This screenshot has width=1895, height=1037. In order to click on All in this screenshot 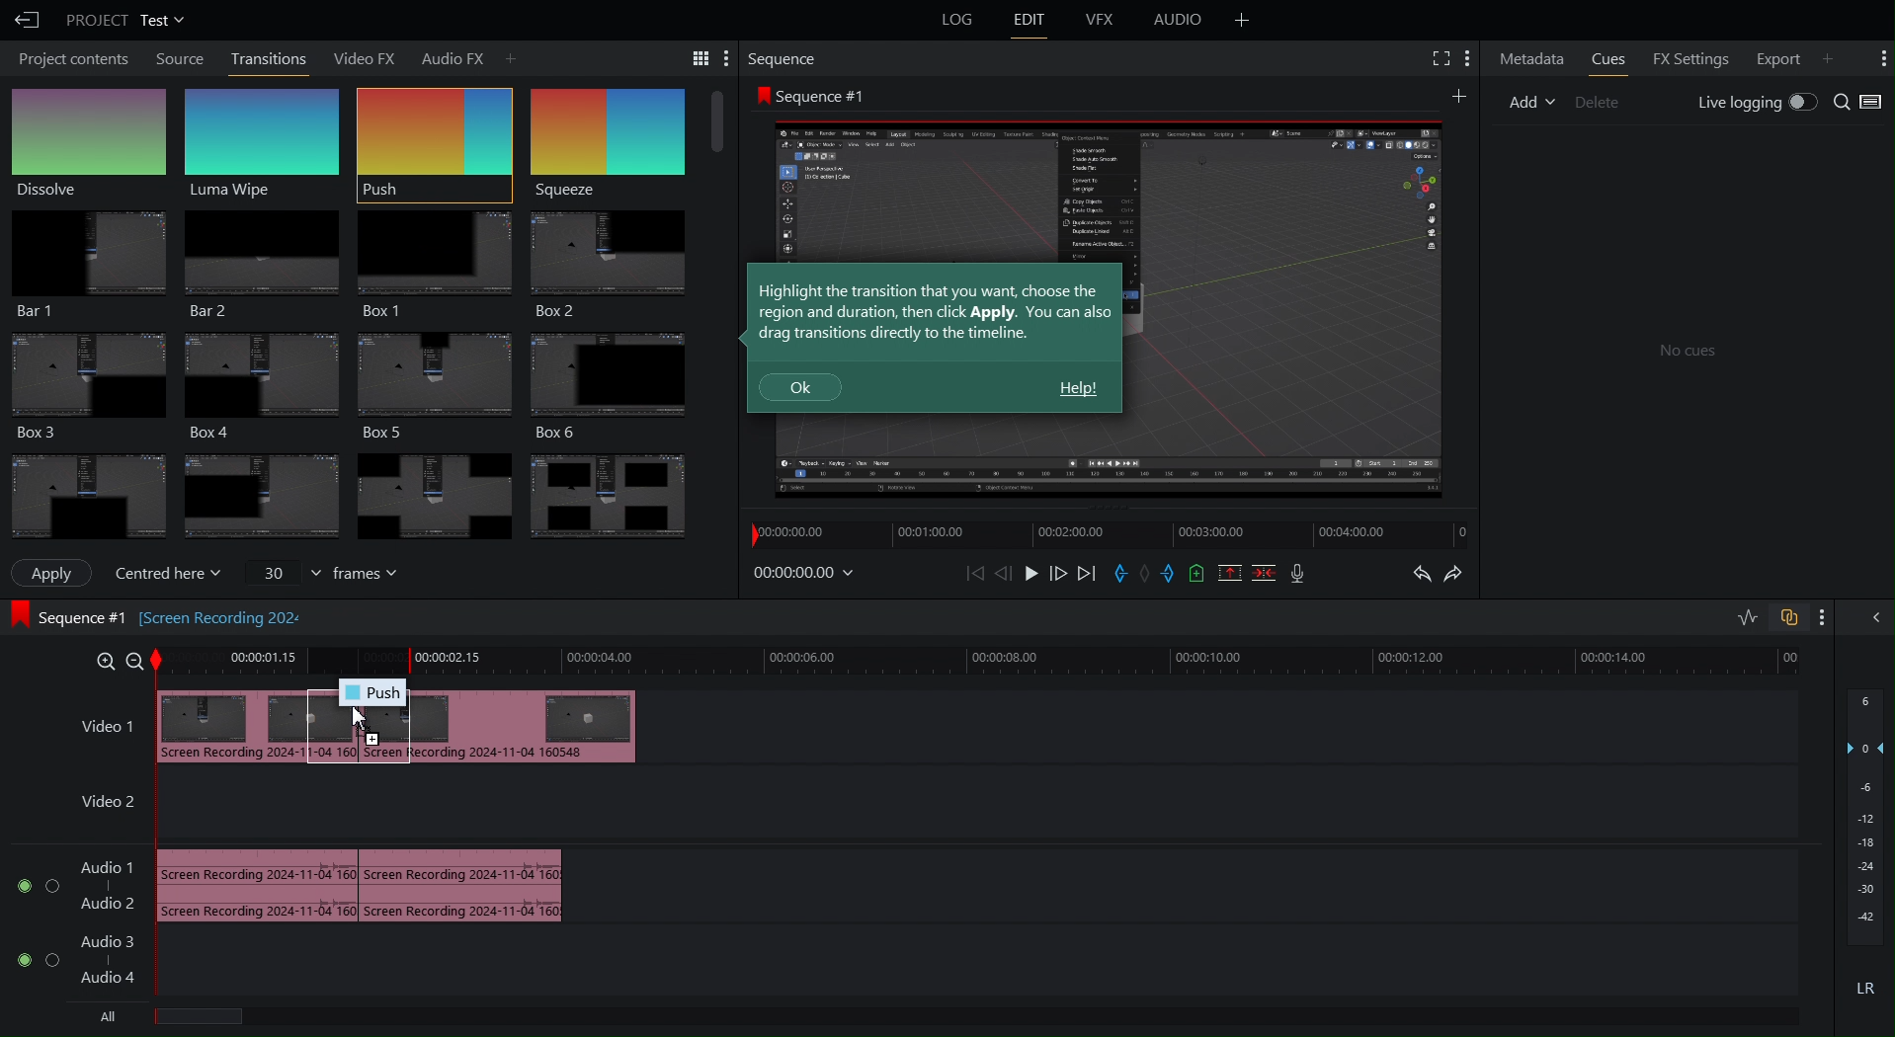, I will do `click(114, 1019)`.